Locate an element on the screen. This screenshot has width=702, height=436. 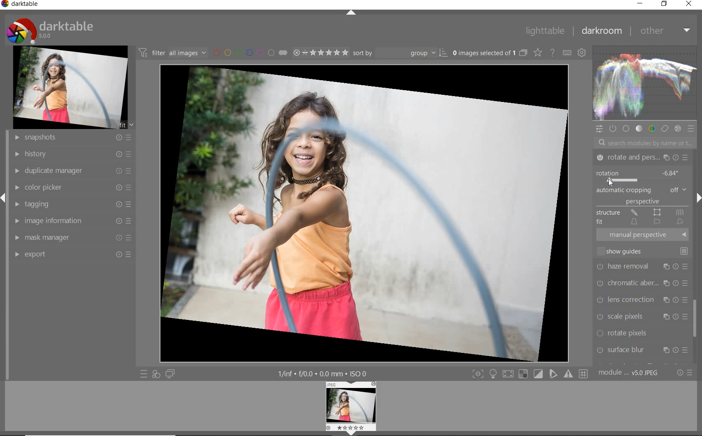
enable for online help is located at coordinates (552, 53).